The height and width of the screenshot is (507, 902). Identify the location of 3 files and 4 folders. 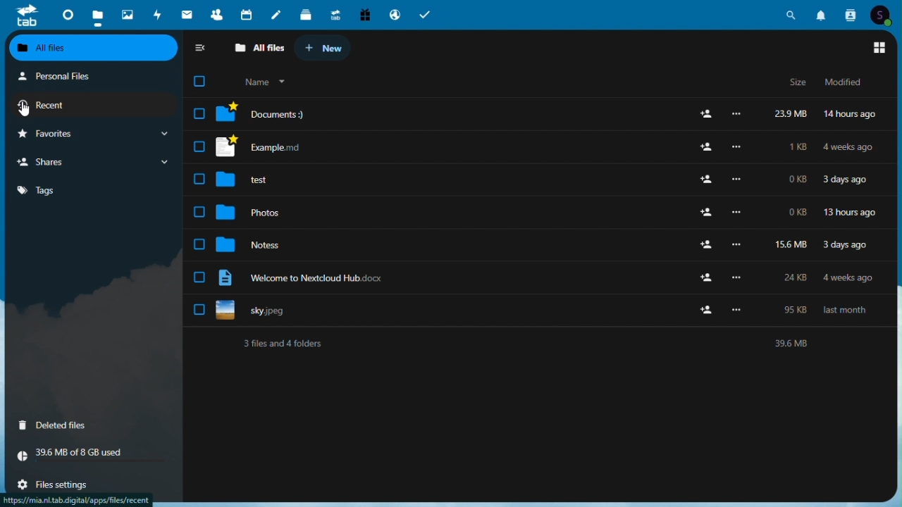
(540, 343).